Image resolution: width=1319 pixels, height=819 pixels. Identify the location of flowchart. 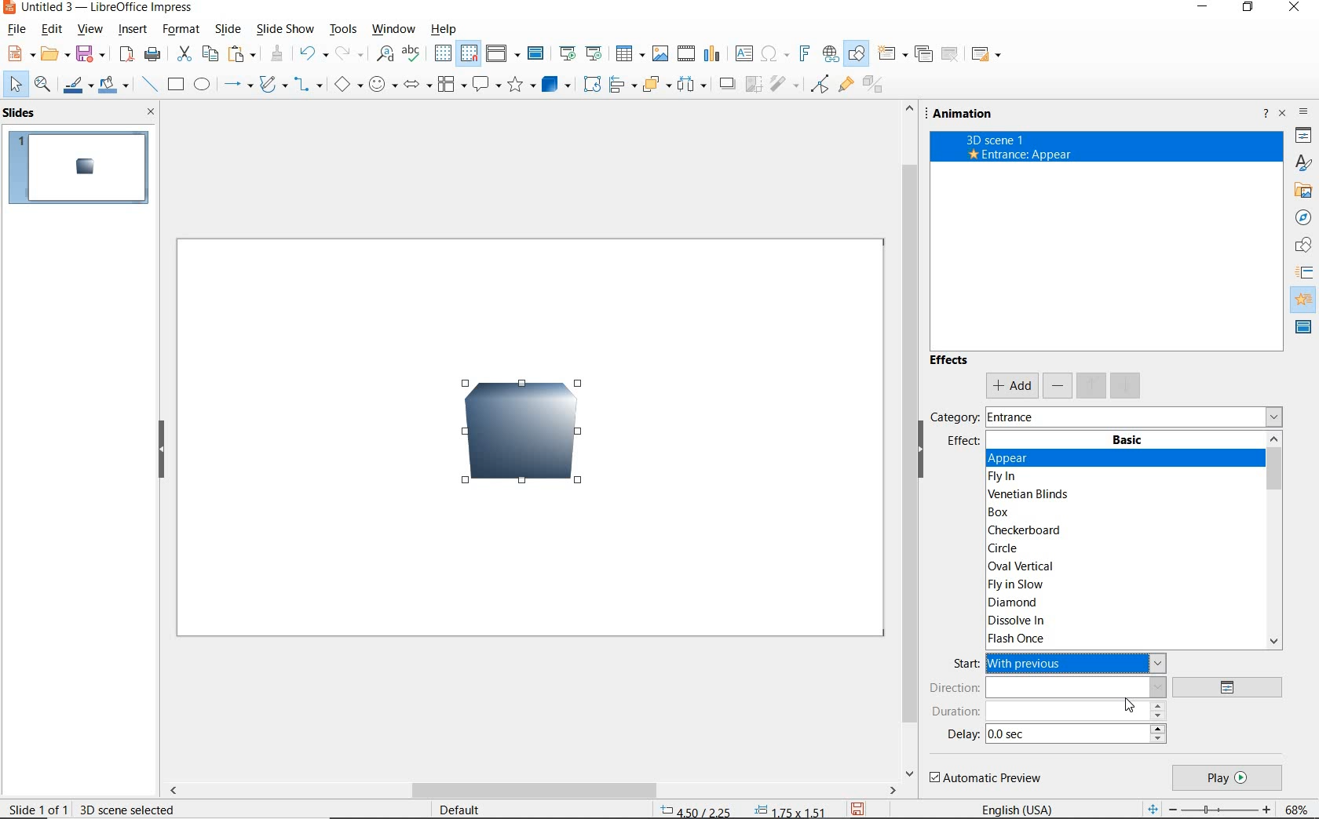
(451, 86).